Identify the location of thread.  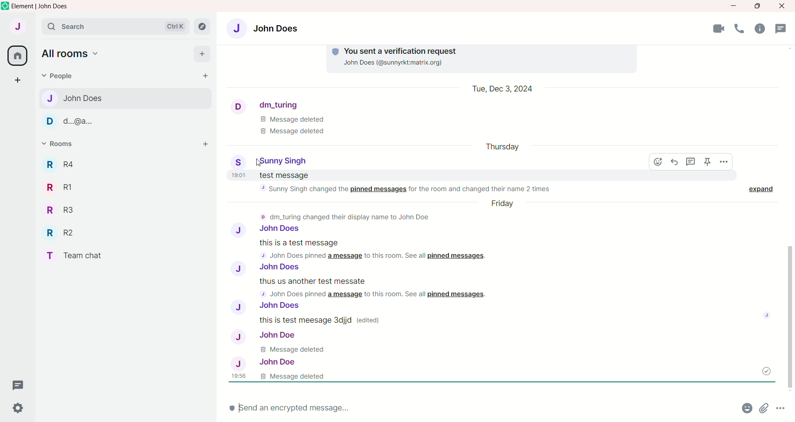
(19, 385).